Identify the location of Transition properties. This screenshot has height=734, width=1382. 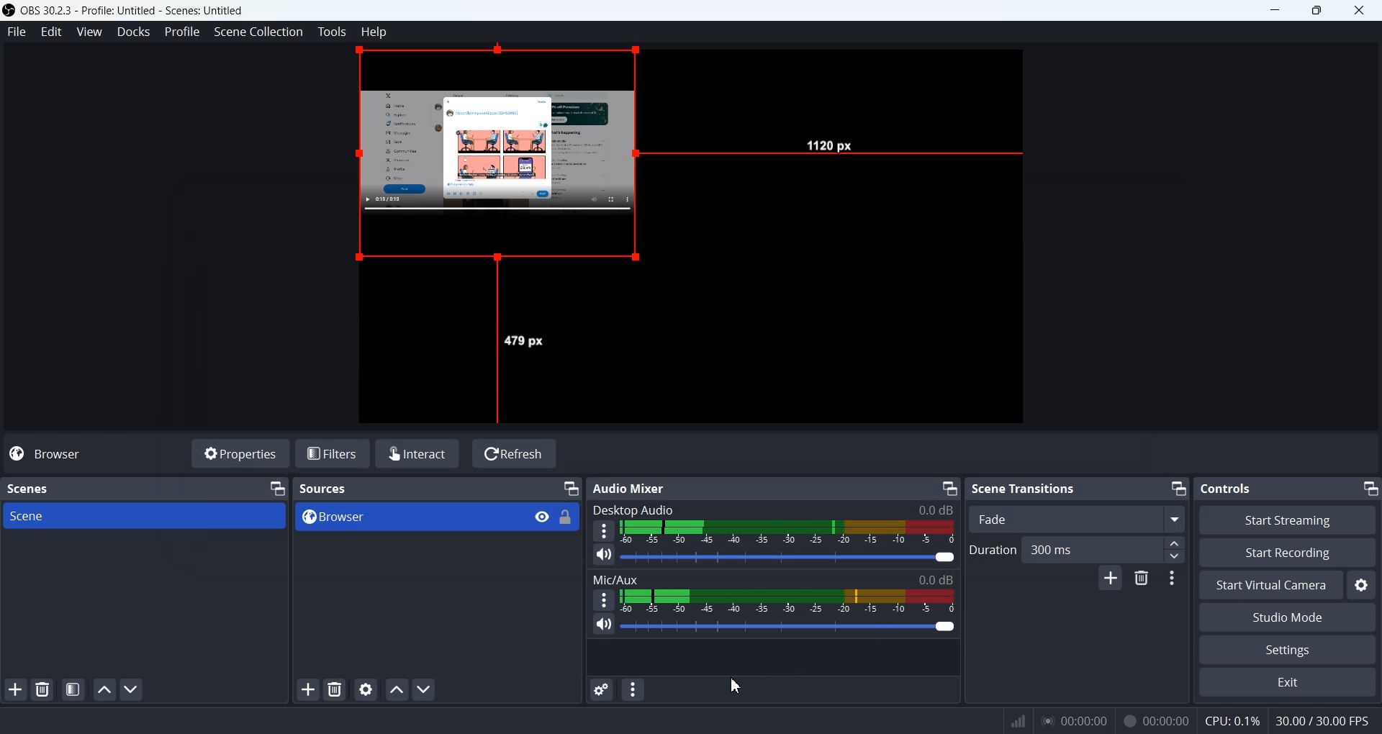
(1175, 580).